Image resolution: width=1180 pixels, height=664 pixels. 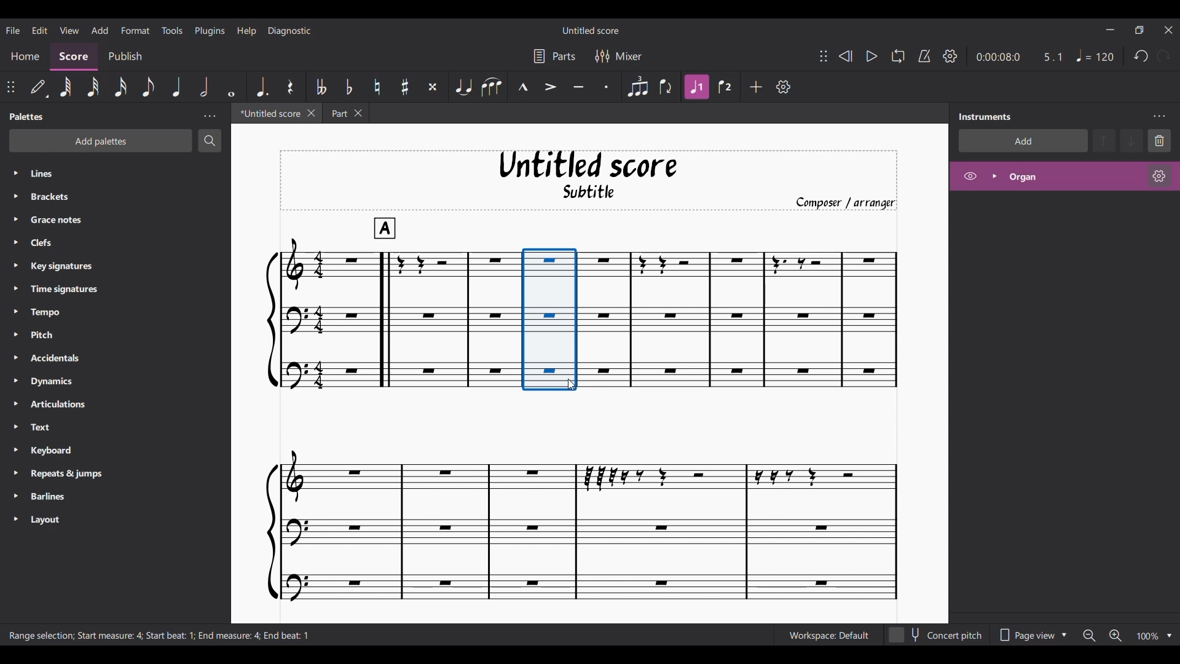 What do you see at coordinates (950, 56) in the screenshot?
I see `Playback settings` at bounding box center [950, 56].